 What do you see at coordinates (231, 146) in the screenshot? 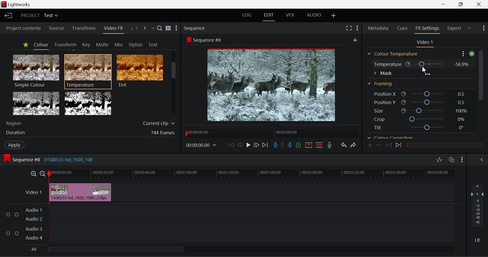
I see `To start` at bounding box center [231, 146].